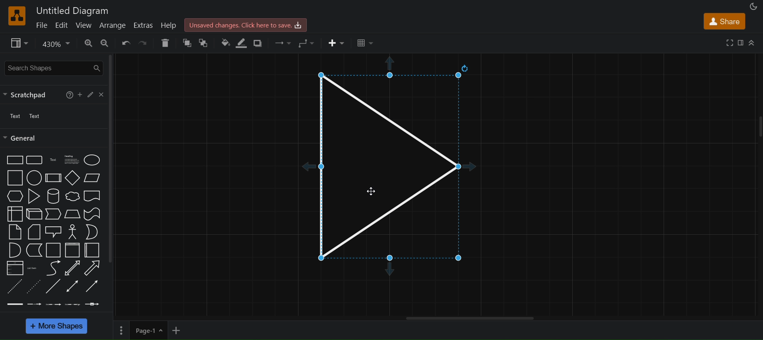 Image resolution: width=763 pixels, height=340 pixels. Describe the element at coordinates (337, 43) in the screenshot. I see `insert` at that location.